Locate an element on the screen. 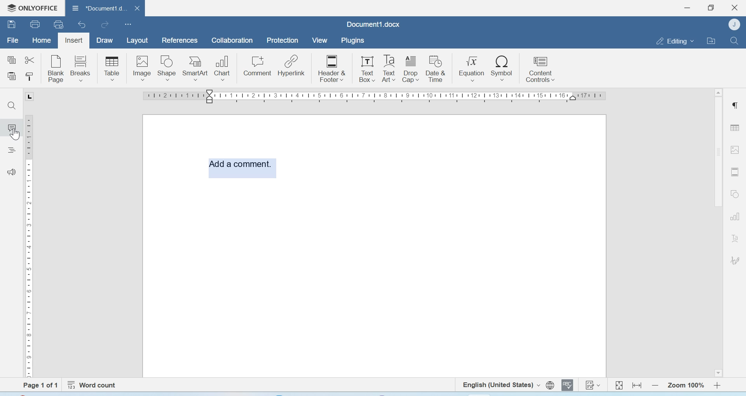 Image resolution: width=746 pixels, height=396 pixels. Zoom out is located at coordinates (655, 385).